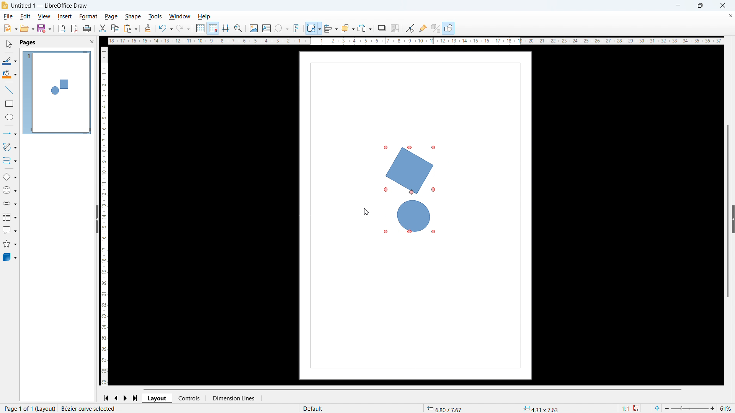 The image size is (735, 413). Describe the element at coordinates (74, 28) in the screenshot. I see `Export as PDF ` at that location.